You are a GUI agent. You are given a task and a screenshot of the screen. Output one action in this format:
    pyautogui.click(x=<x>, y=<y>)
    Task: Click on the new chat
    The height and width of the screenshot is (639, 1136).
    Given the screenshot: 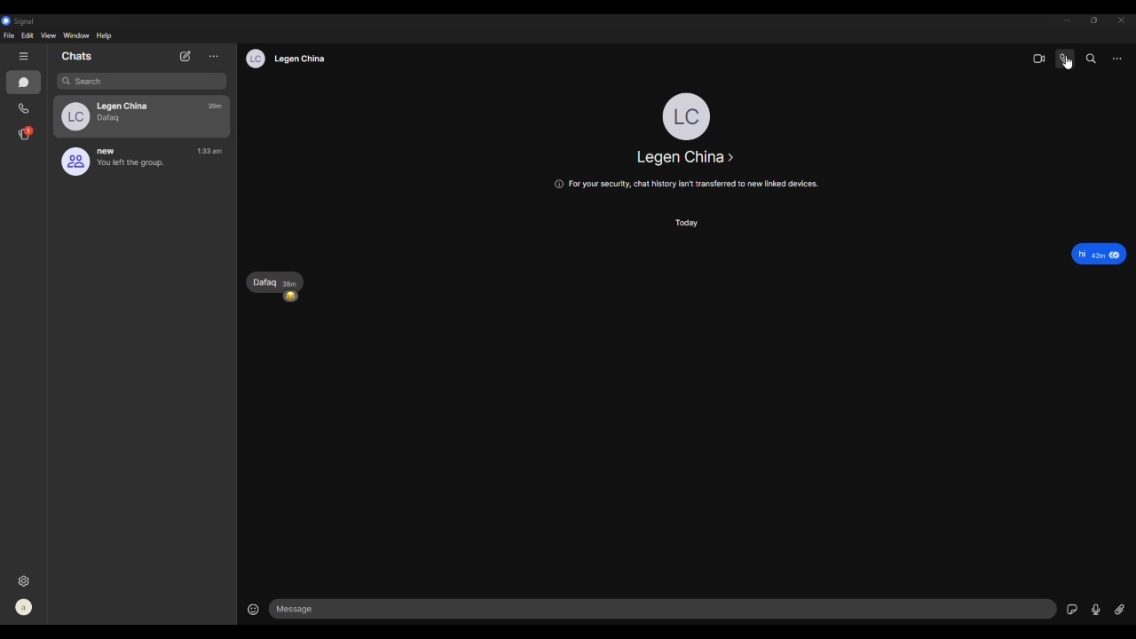 What is the action you would take?
    pyautogui.click(x=185, y=55)
    